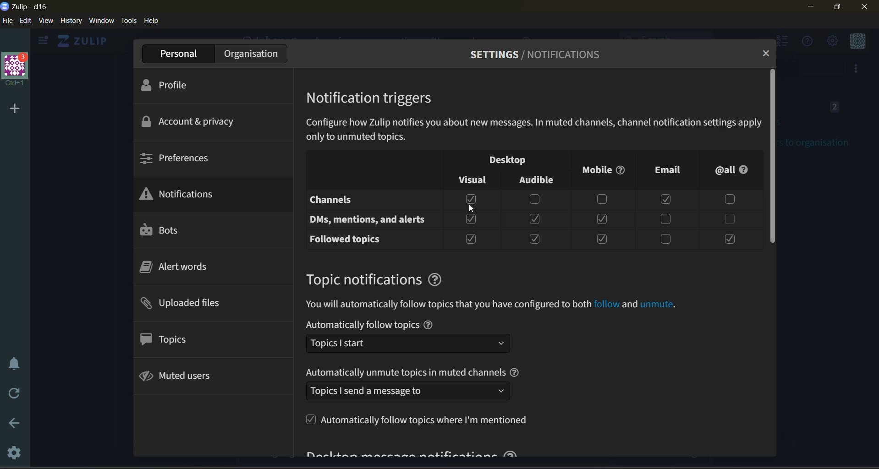 This screenshot has height=469, width=879. I want to click on organisation profile, so click(16, 69).